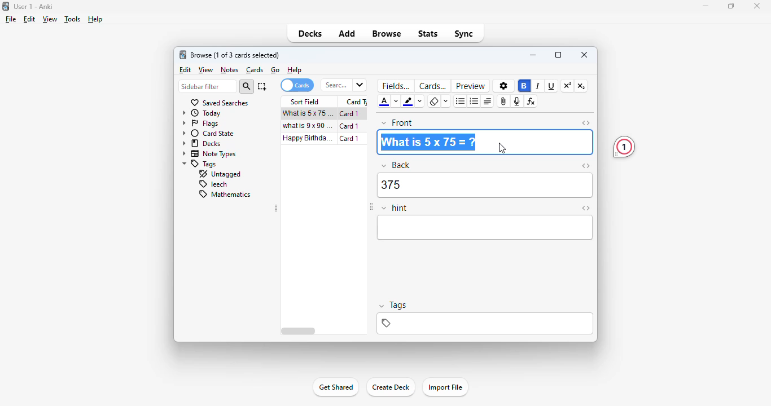  Describe the element at coordinates (206, 70) in the screenshot. I see `view` at that location.